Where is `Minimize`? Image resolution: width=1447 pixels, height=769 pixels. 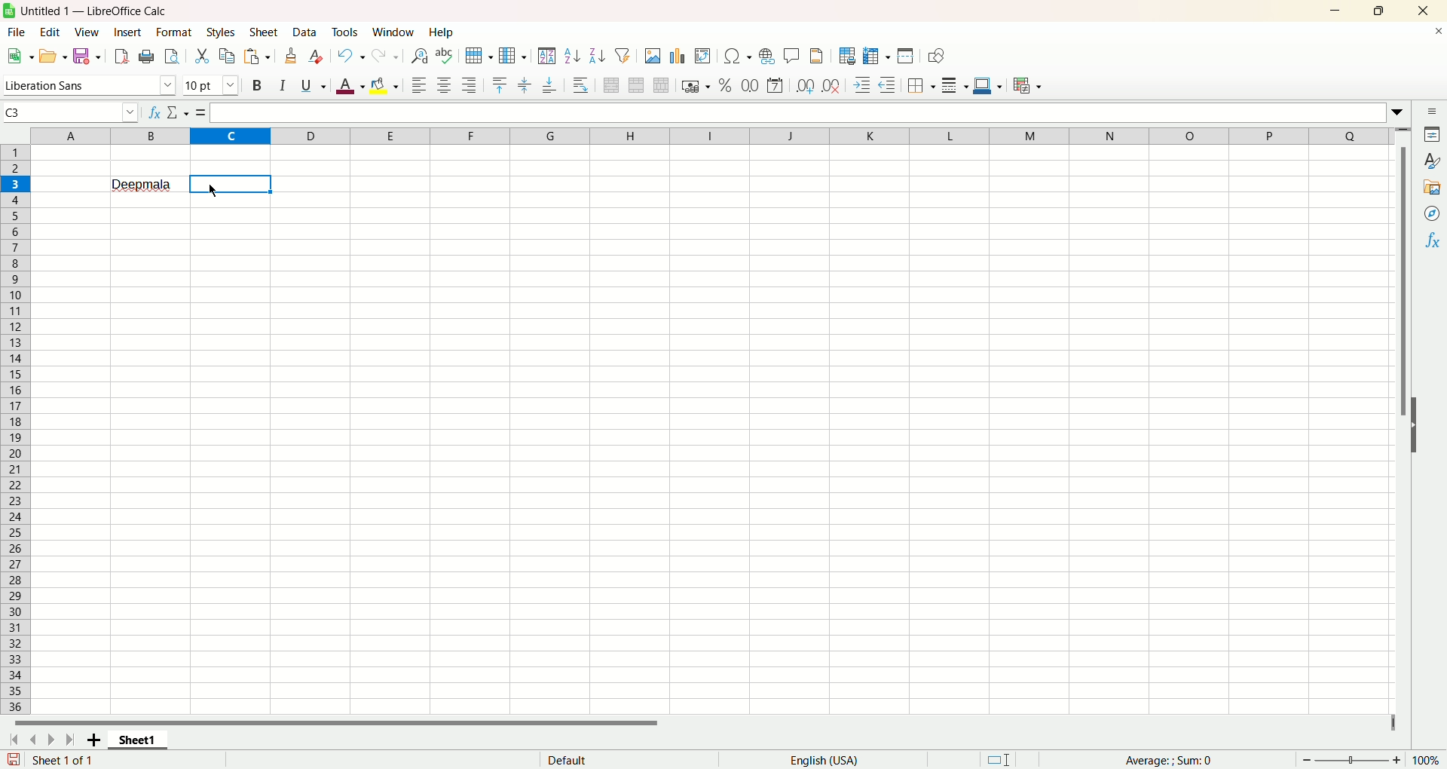 Minimize is located at coordinates (1341, 9).